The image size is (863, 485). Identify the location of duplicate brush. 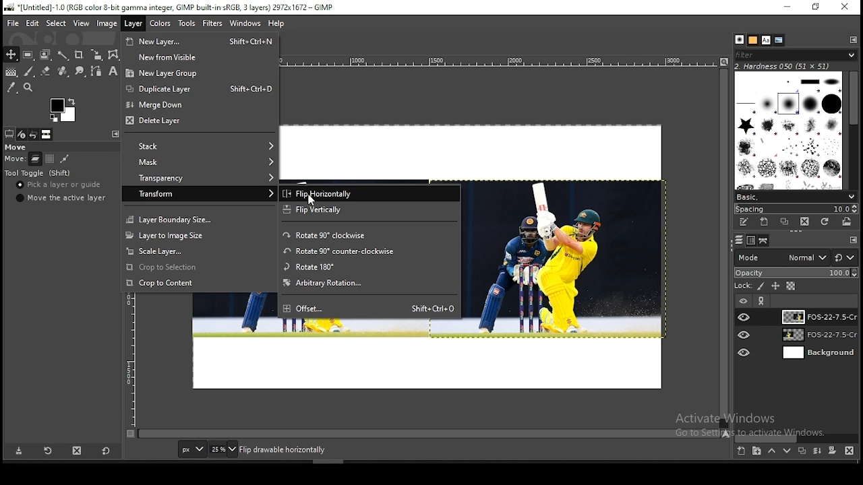
(785, 222).